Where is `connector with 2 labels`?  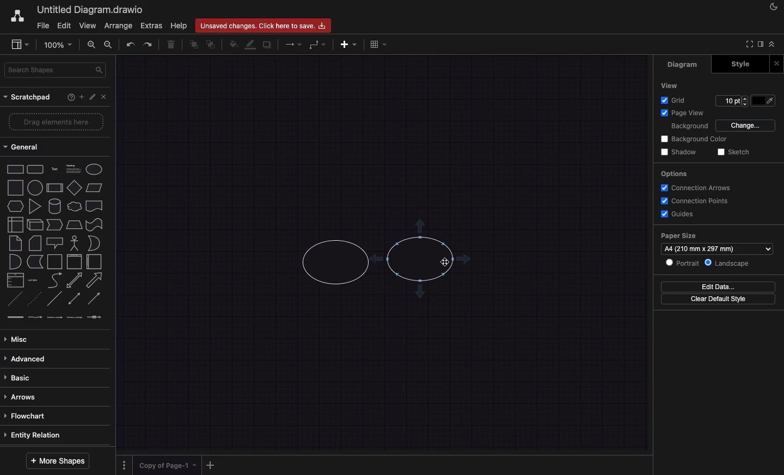
connector with 2 labels is located at coordinates (54, 317).